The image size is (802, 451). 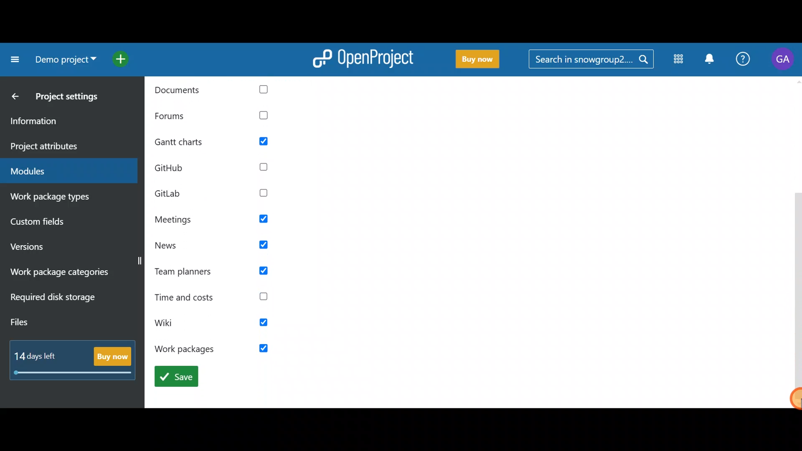 I want to click on documents, so click(x=217, y=91).